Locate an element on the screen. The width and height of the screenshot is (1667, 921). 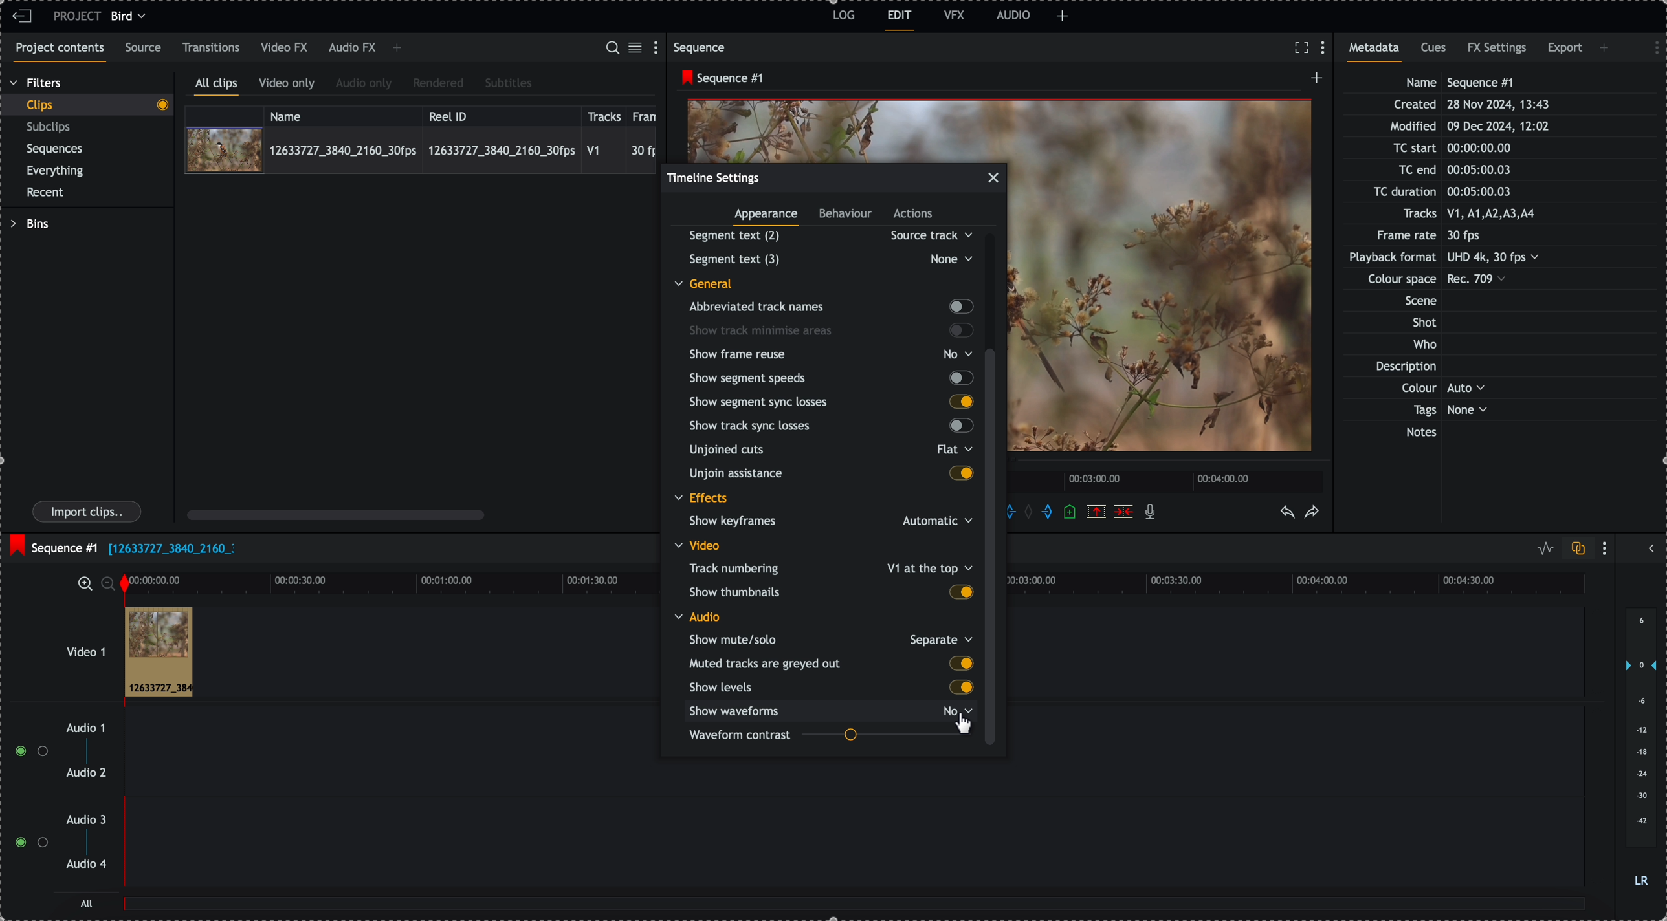
subclips is located at coordinates (51, 127).